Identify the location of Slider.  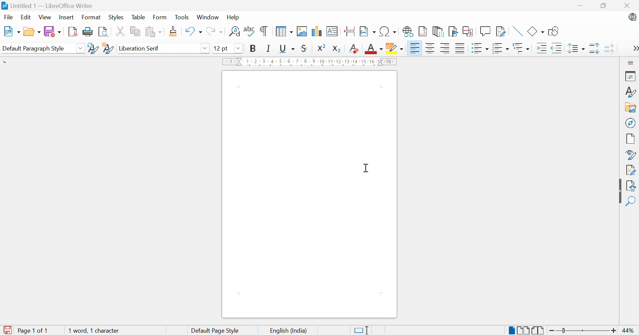
(563, 330).